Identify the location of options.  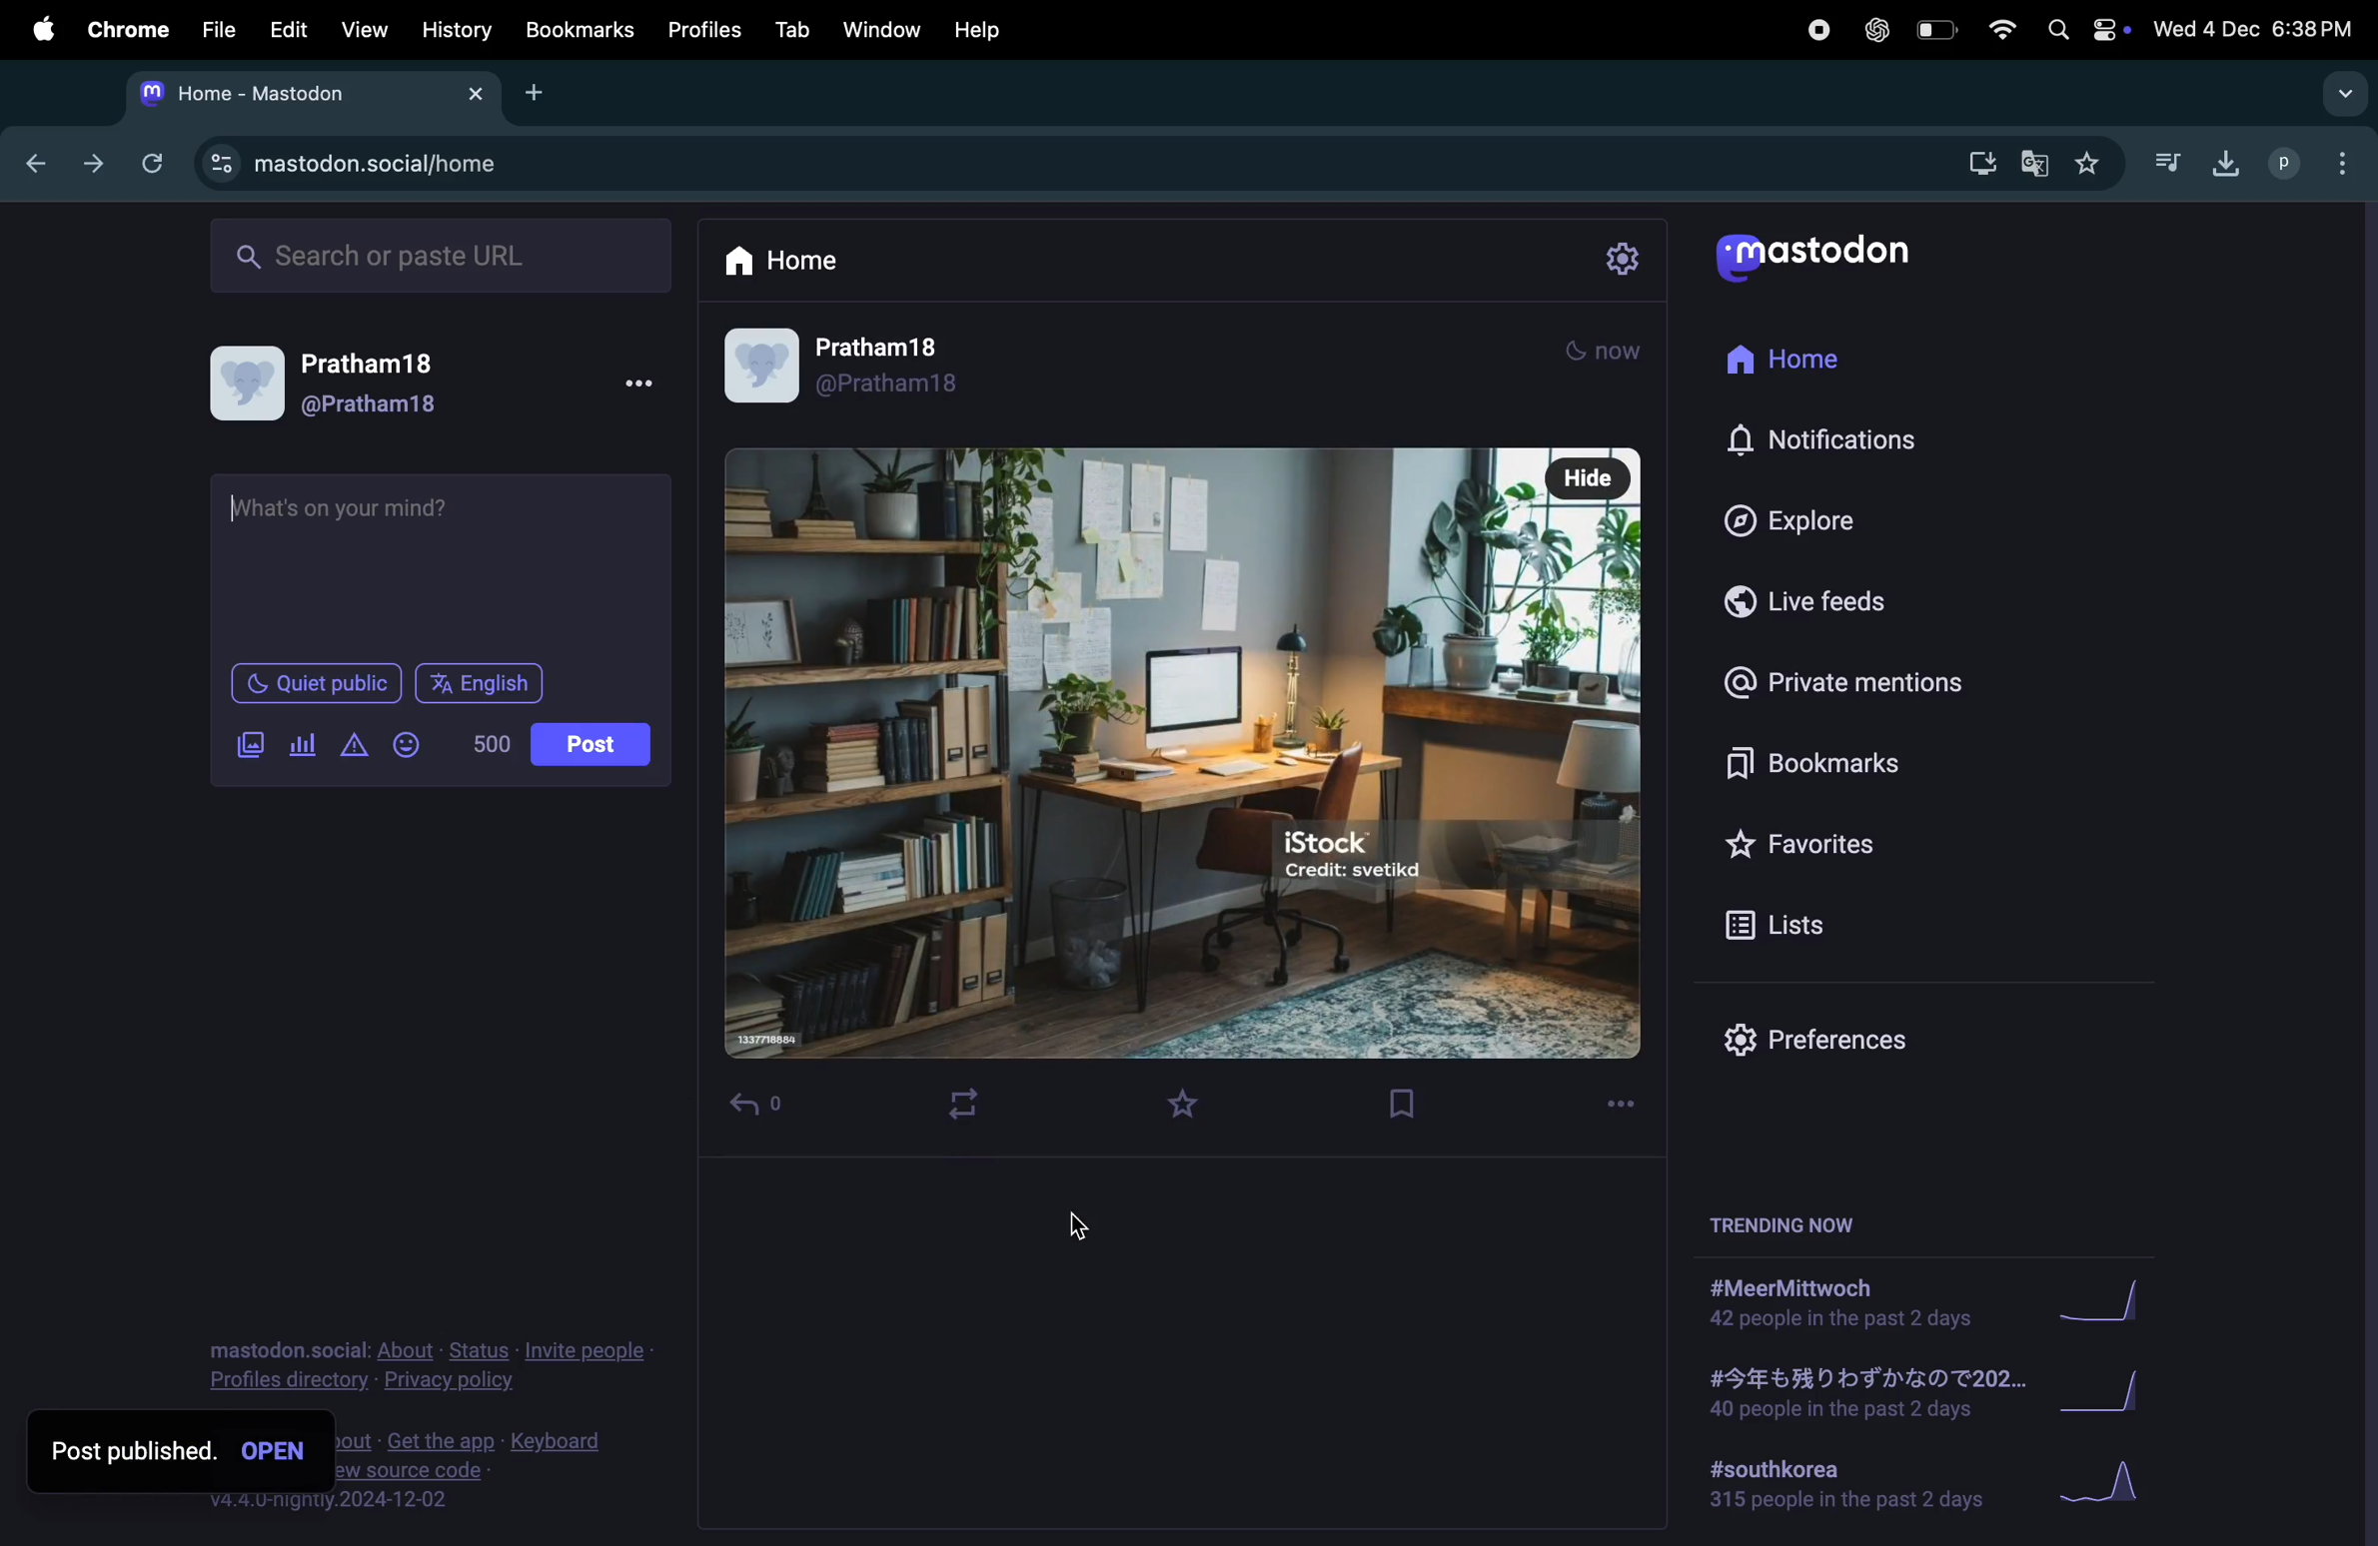
(1630, 1103).